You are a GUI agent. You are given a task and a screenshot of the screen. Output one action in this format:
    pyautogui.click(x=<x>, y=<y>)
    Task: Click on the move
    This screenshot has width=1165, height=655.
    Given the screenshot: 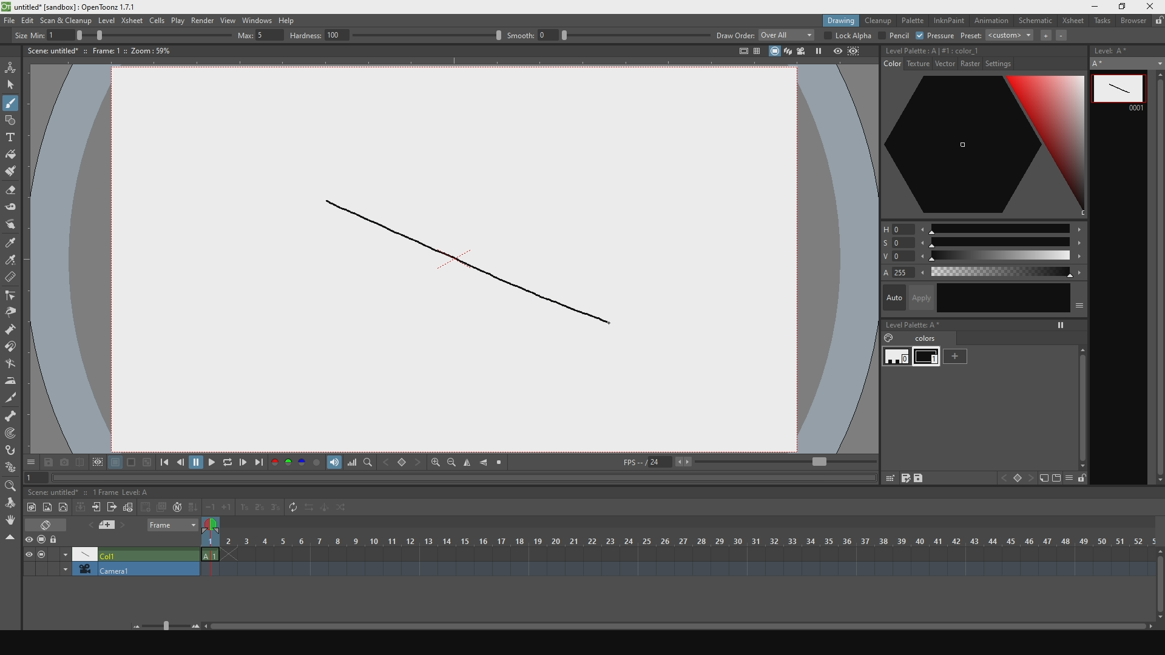 What is the action you would take?
    pyautogui.click(x=11, y=503)
    